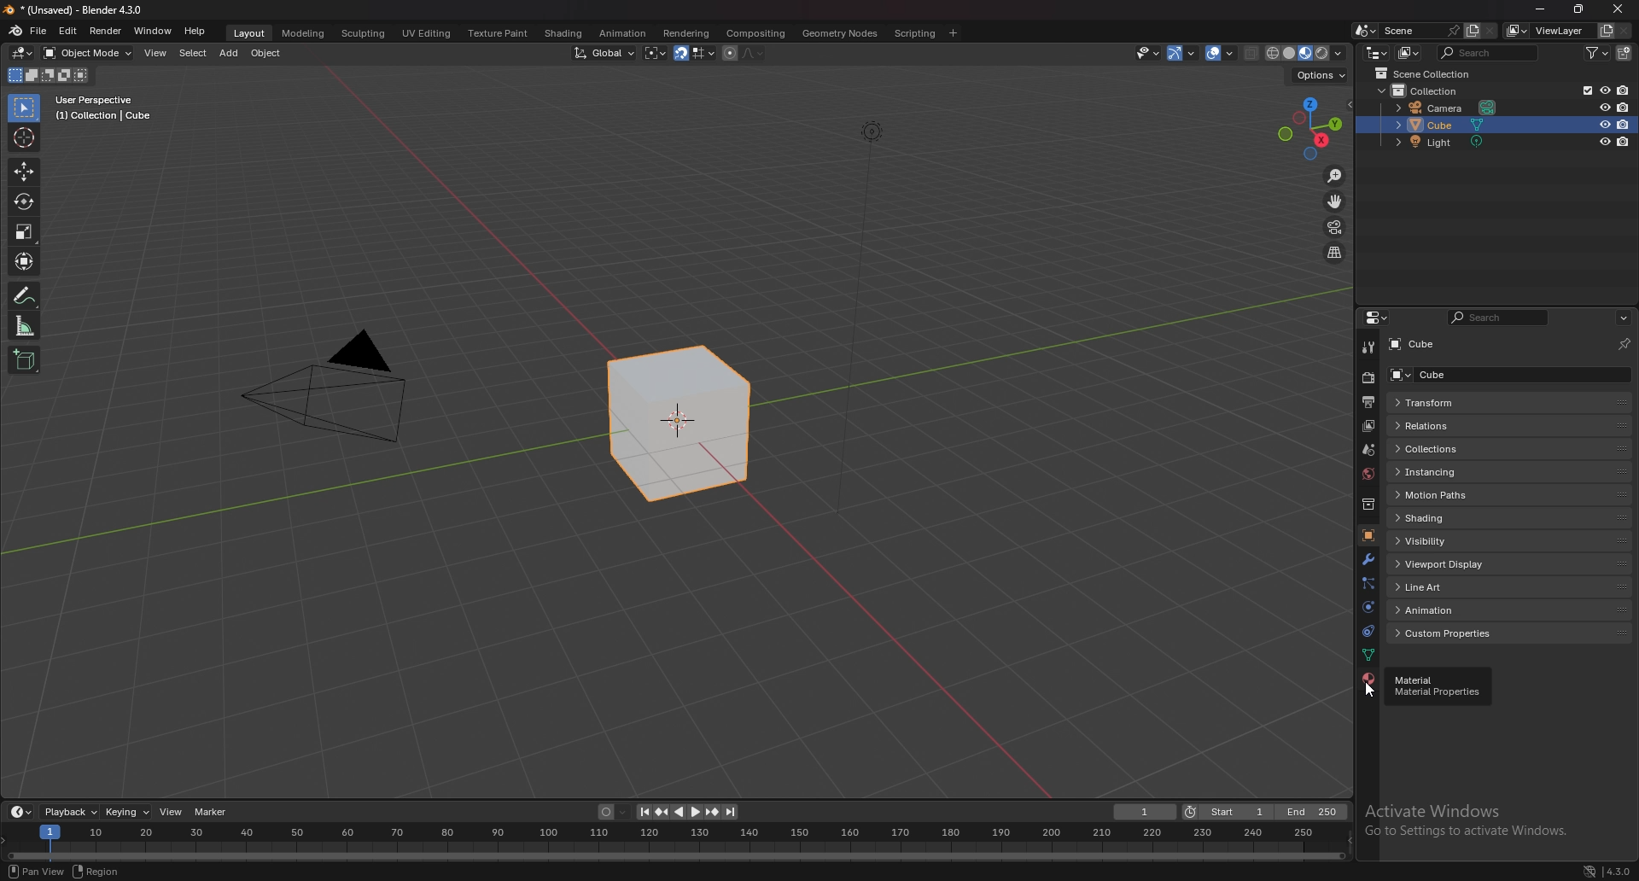 This screenshot has width=1639, height=881. Describe the element at coordinates (108, 109) in the screenshot. I see `User Perspective
(1) Collection | Cube` at that location.